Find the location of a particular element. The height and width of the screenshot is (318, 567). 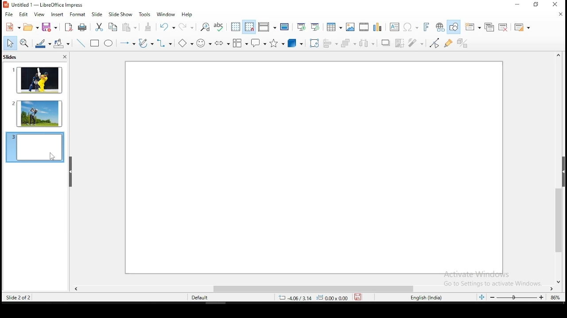

zoom and pan is located at coordinates (25, 43).